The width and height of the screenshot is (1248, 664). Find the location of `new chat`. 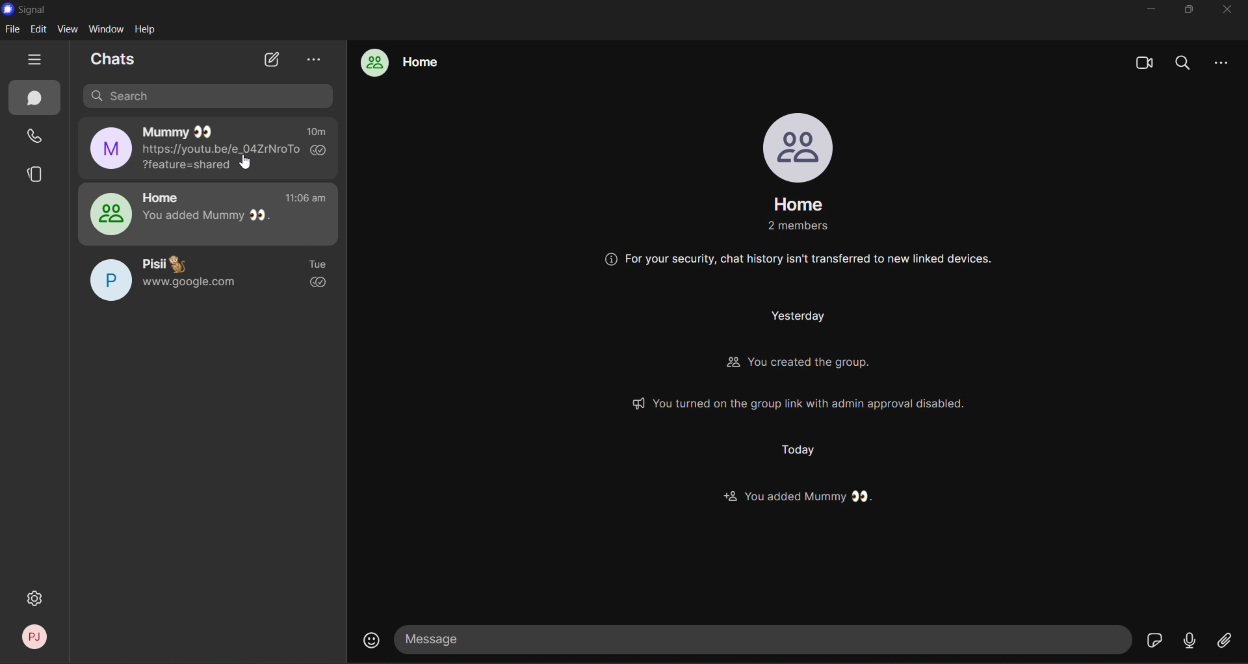

new chat is located at coordinates (271, 60).